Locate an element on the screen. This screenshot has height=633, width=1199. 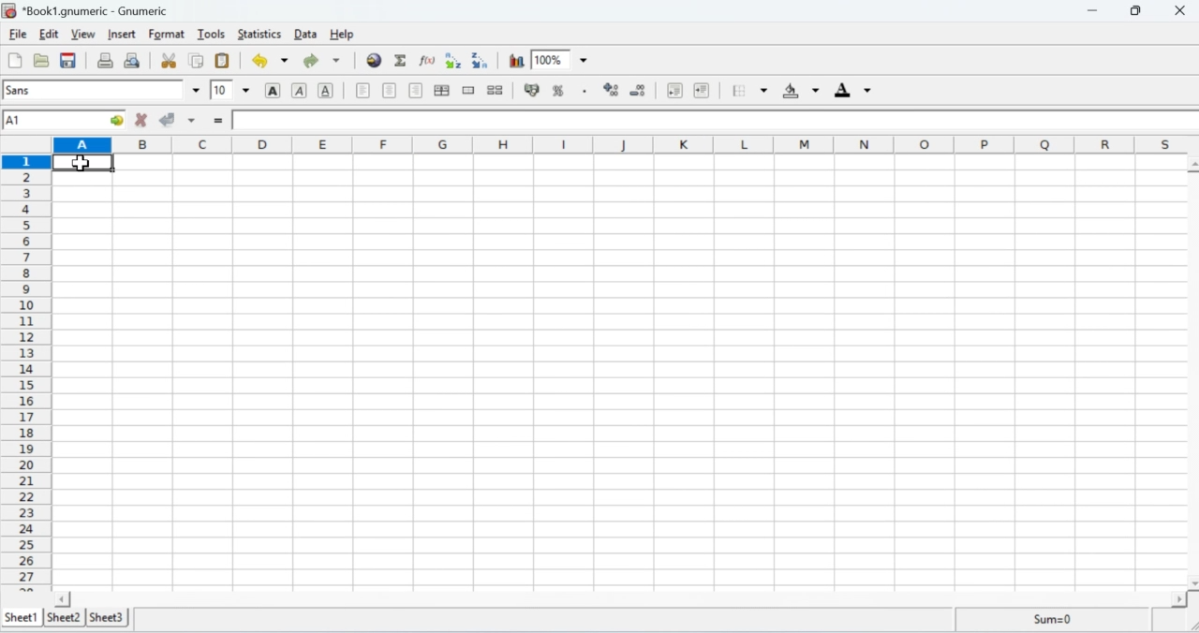
go to is located at coordinates (110, 122).